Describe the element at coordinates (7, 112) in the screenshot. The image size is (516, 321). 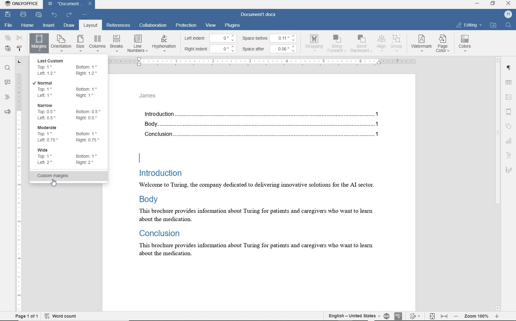
I see `feedback & support` at that location.